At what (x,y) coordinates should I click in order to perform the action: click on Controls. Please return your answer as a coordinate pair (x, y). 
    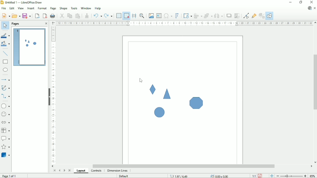
    Looking at the image, I should click on (96, 171).